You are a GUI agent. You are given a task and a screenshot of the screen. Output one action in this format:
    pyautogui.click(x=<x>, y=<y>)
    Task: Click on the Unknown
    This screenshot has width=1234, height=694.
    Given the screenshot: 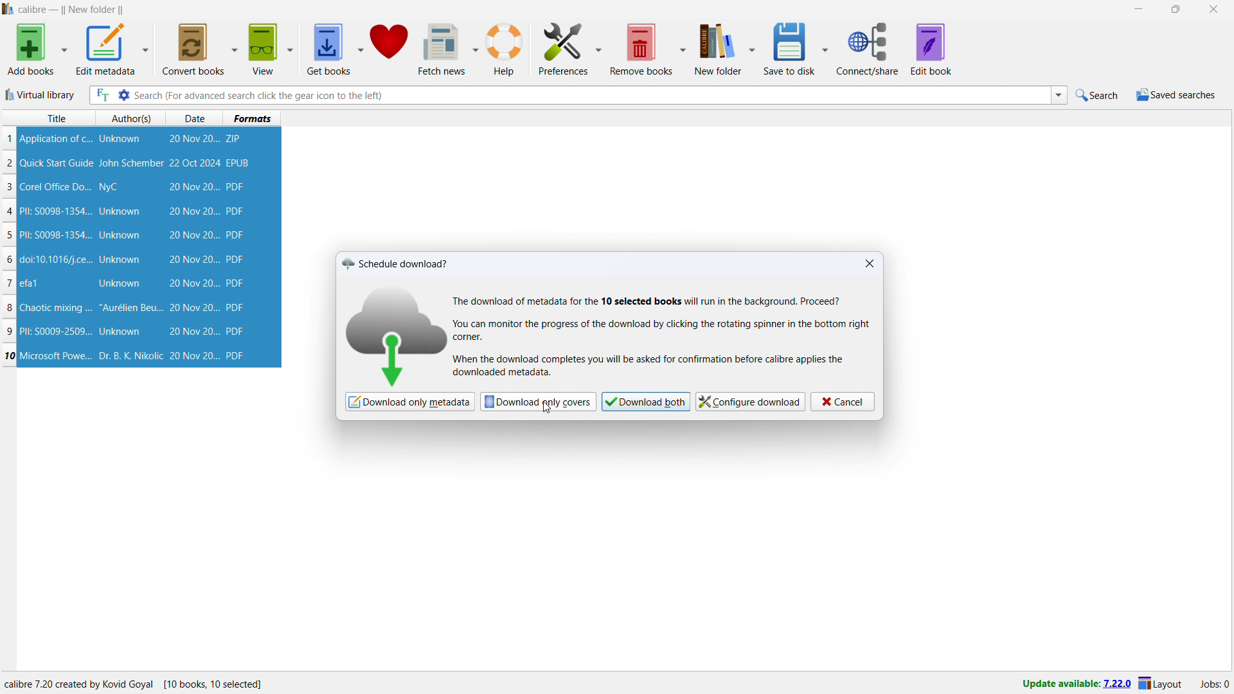 What is the action you would take?
    pyautogui.click(x=120, y=211)
    